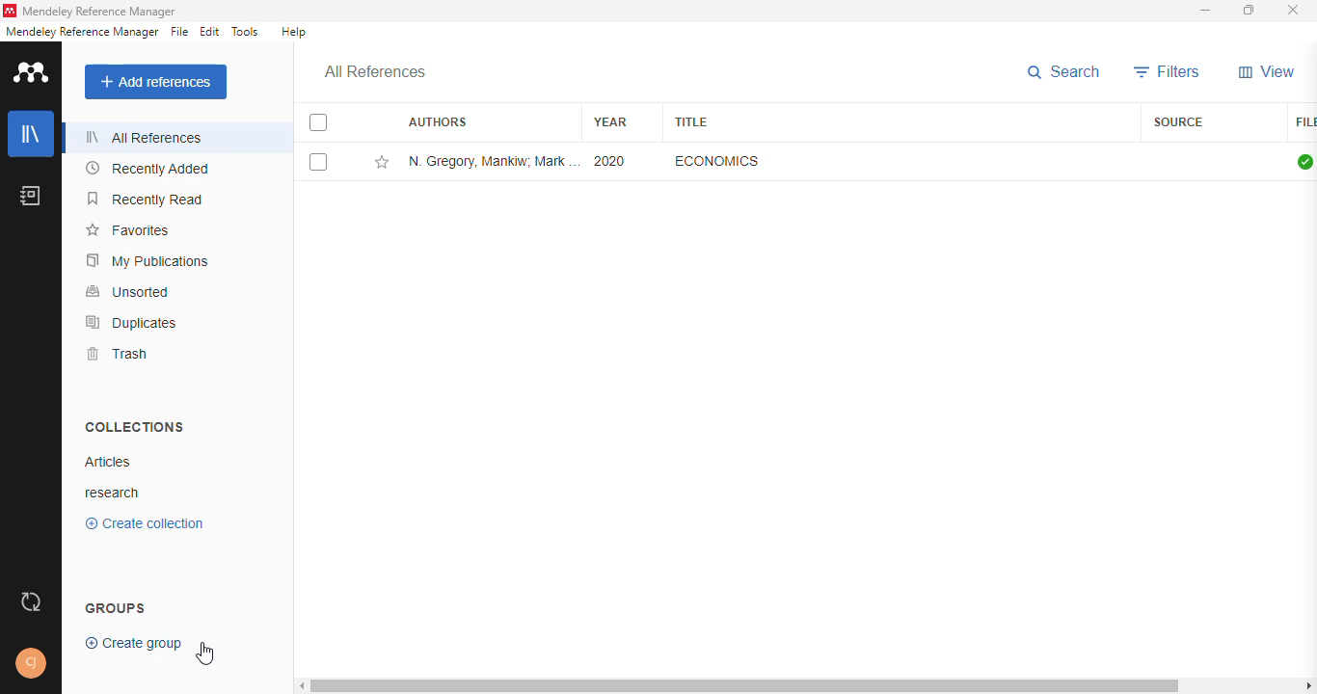 The image size is (1317, 694). What do you see at coordinates (495, 161) in the screenshot?
I see `N. Gregory Mankiw, Mark P. Taylor` at bounding box center [495, 161].